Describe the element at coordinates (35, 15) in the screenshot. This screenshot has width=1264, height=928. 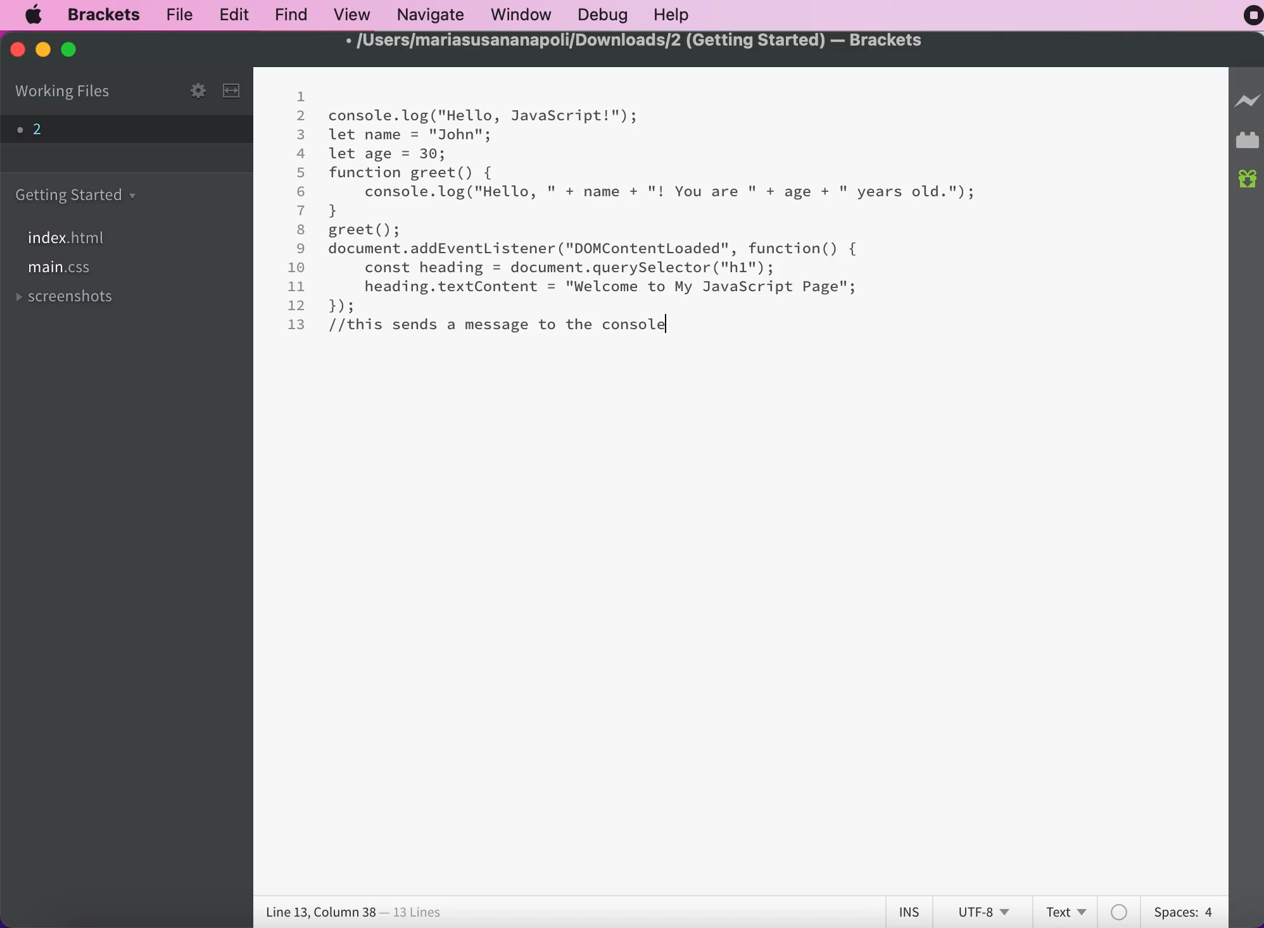
I see `mac logo` at that location.